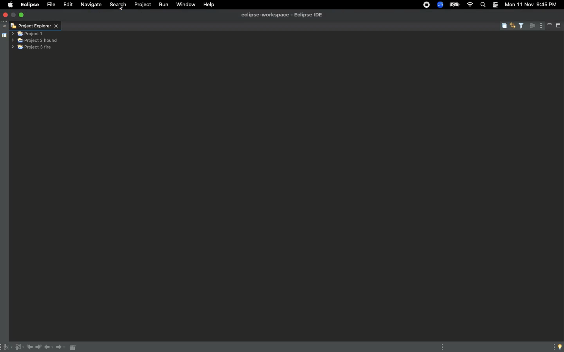  What do you see at coordinates (440, 5) in the screenshot?
I see `Zoom` at bounding box center [440, 5].